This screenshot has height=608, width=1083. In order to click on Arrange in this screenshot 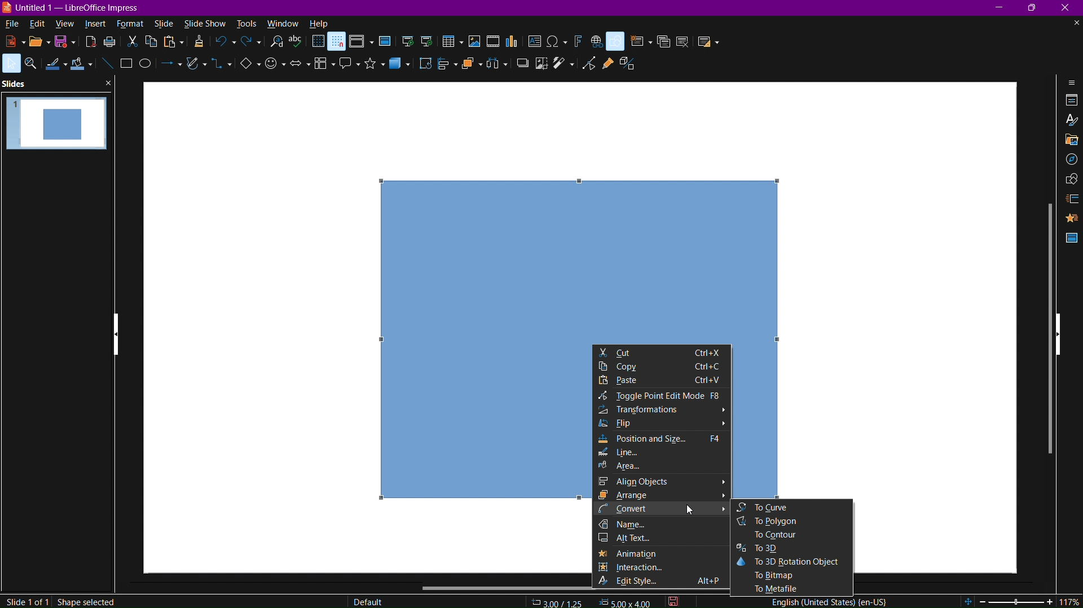, I will do `click(661, 496)`.